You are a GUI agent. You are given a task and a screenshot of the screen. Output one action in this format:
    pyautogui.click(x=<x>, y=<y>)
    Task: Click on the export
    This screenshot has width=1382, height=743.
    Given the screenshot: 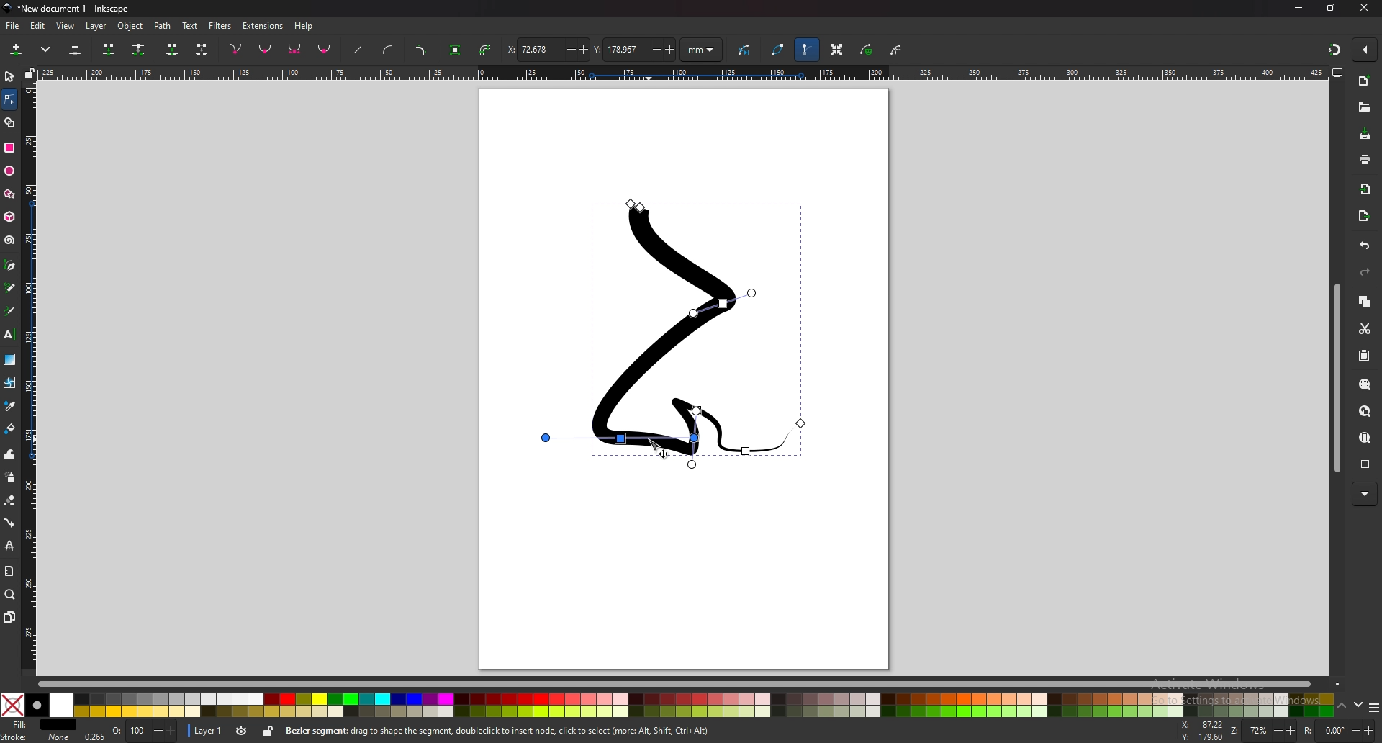 What is the action you would take?
    pyautogui.click(x=1363, y=215)
    